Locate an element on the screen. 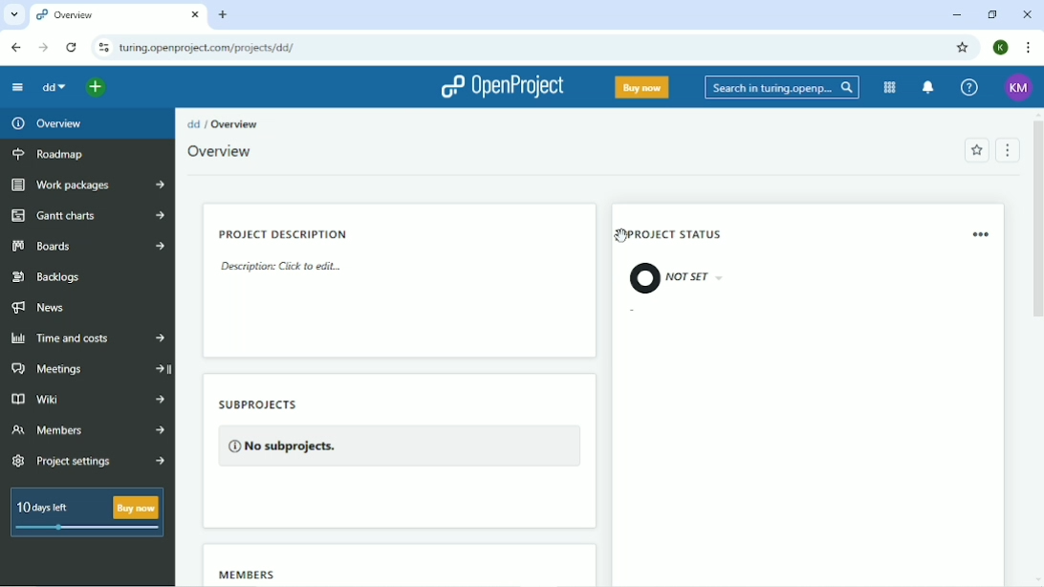  View site information is located at coordinates (102, 48).